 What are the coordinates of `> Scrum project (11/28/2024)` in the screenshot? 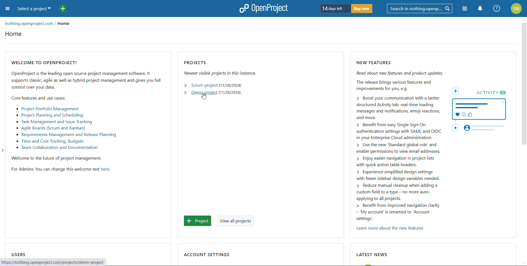 It's located at (212, 85).